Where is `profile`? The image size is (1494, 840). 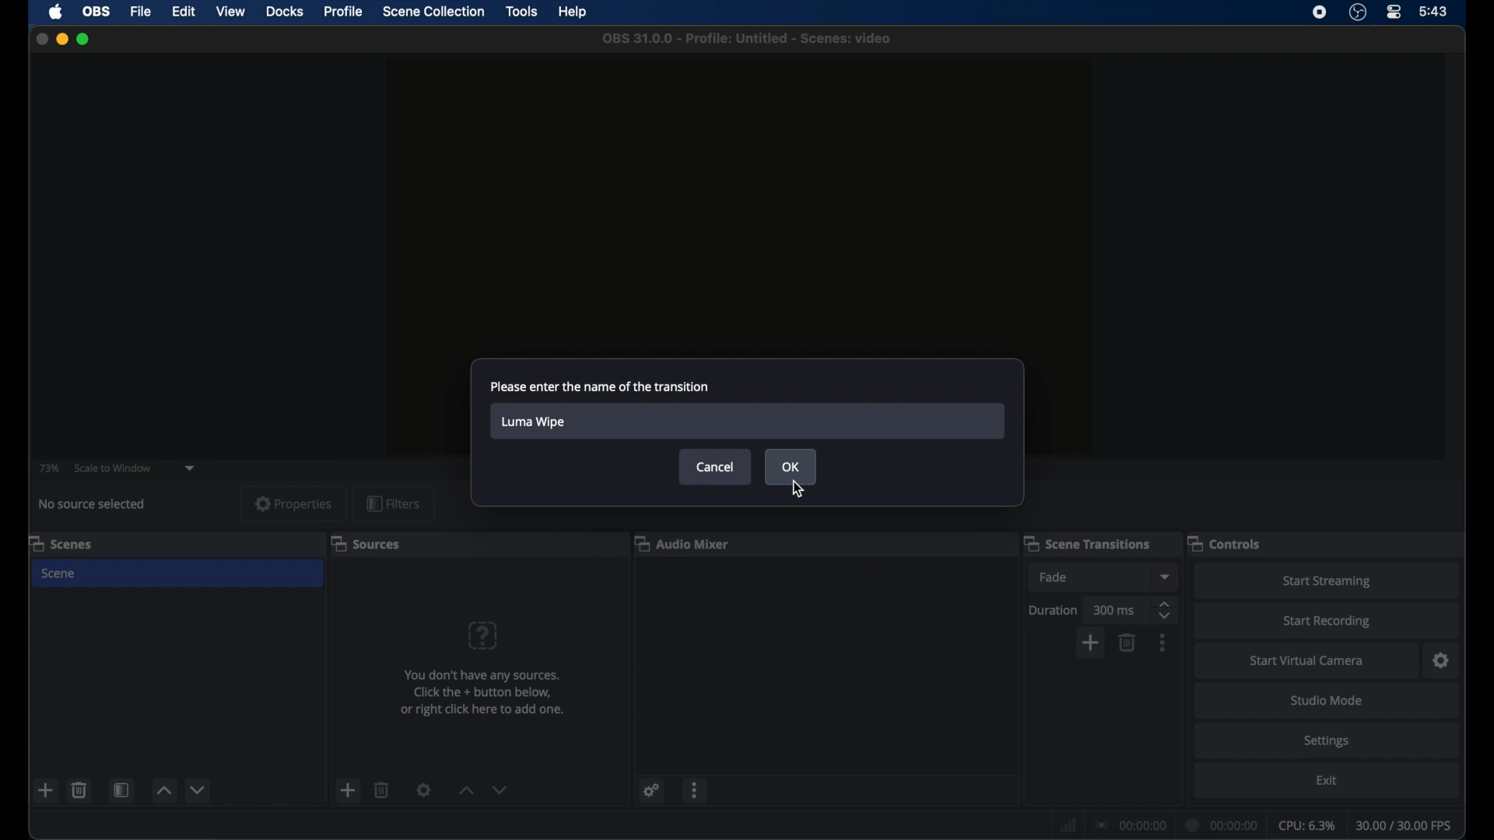 profile is located at coordinates (344, 12).